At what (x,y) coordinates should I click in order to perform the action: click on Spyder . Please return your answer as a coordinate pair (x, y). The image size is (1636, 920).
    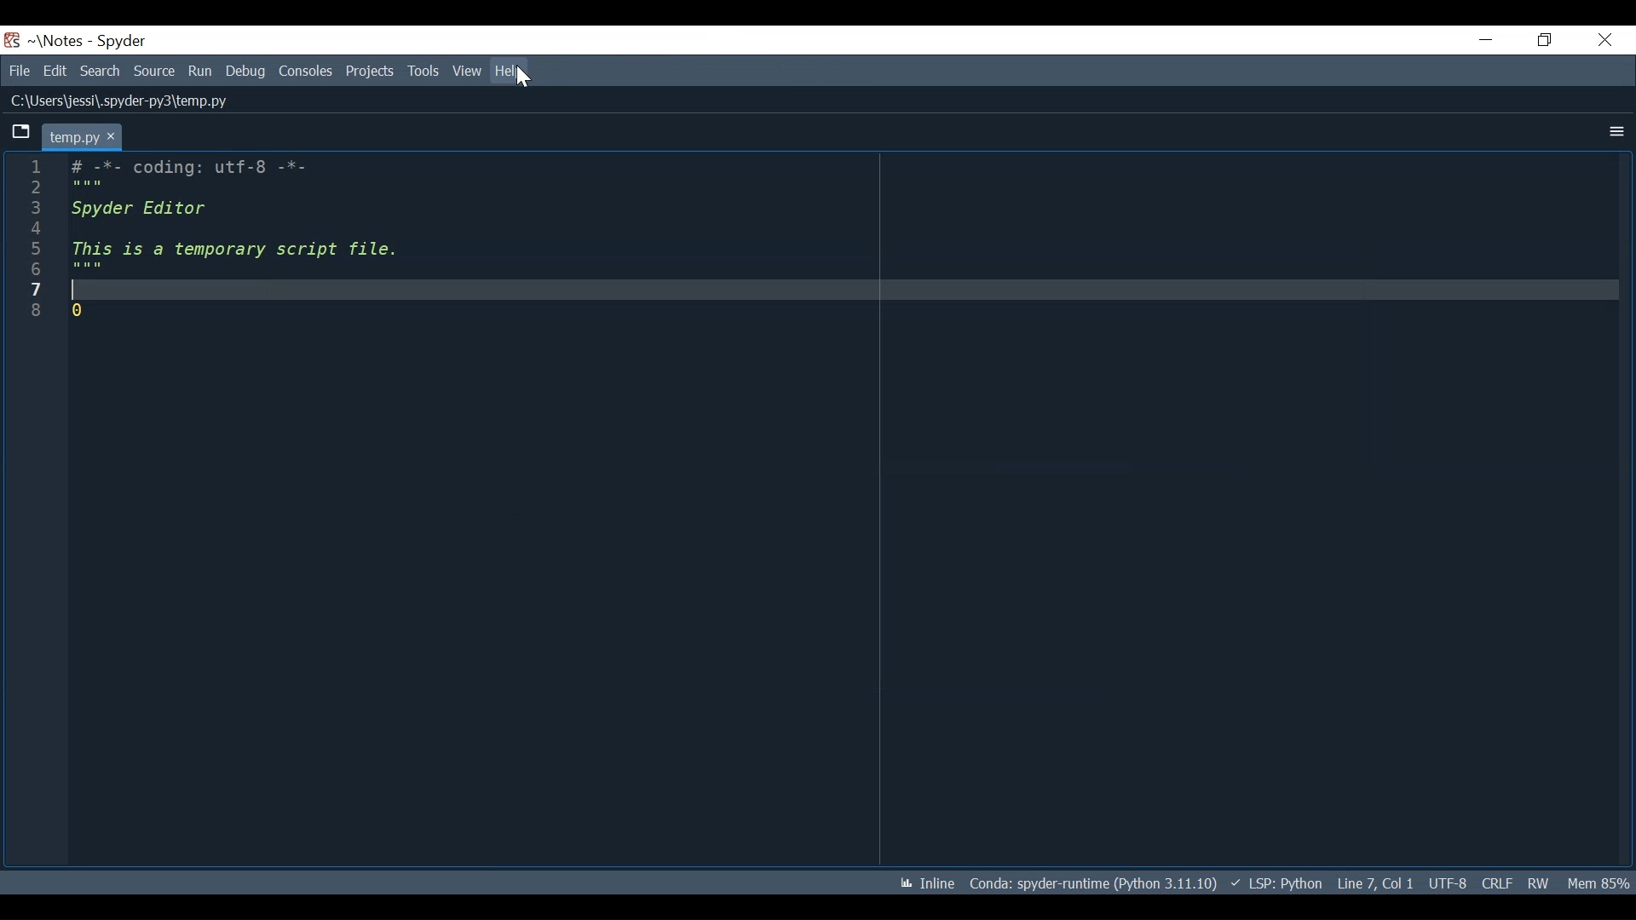
    Looking at the image, I should click on (121, 42).